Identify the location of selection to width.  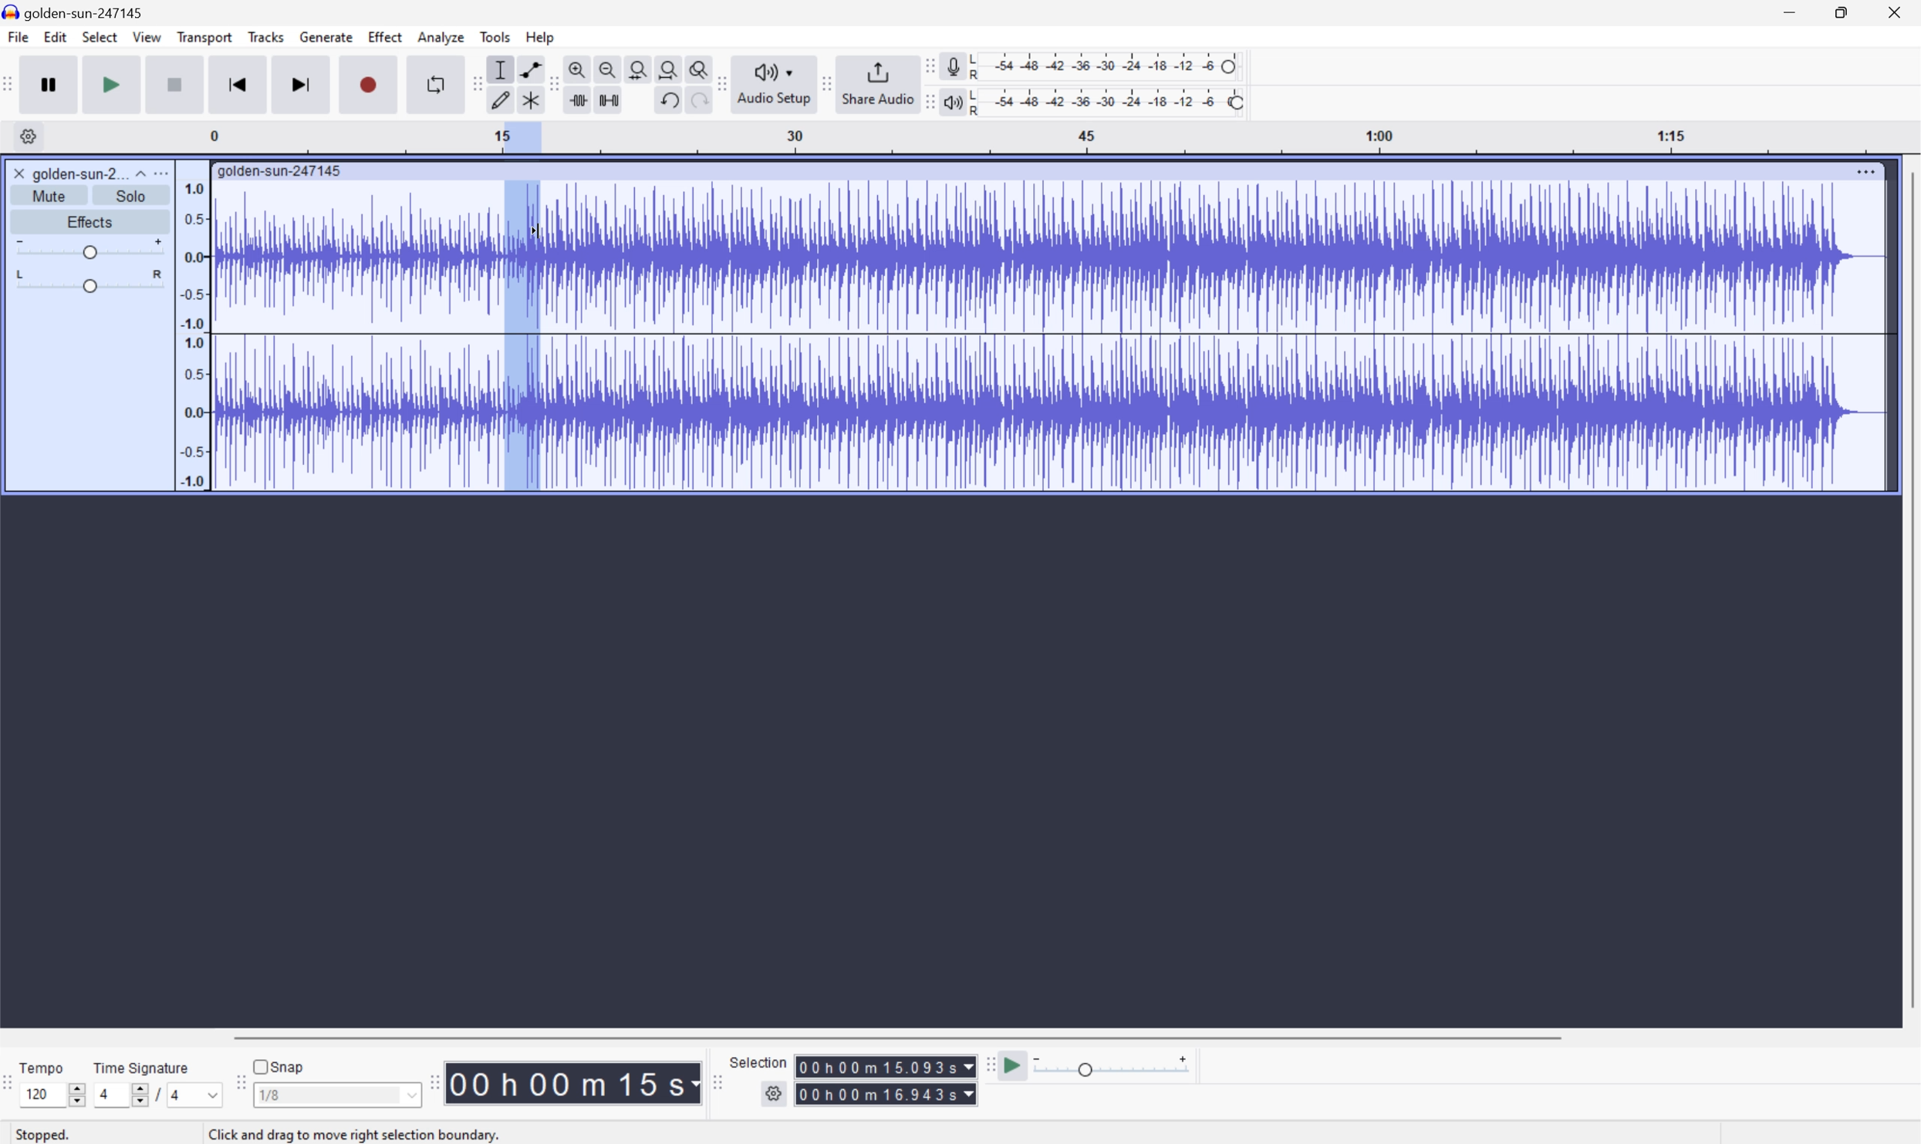
(640, 67).